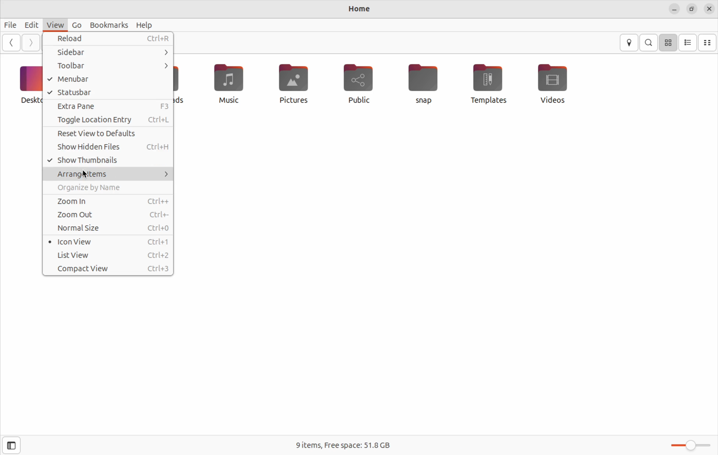  Describe the element at coordinates (108, 228) in the screenshot. I see `normal size` at that location.